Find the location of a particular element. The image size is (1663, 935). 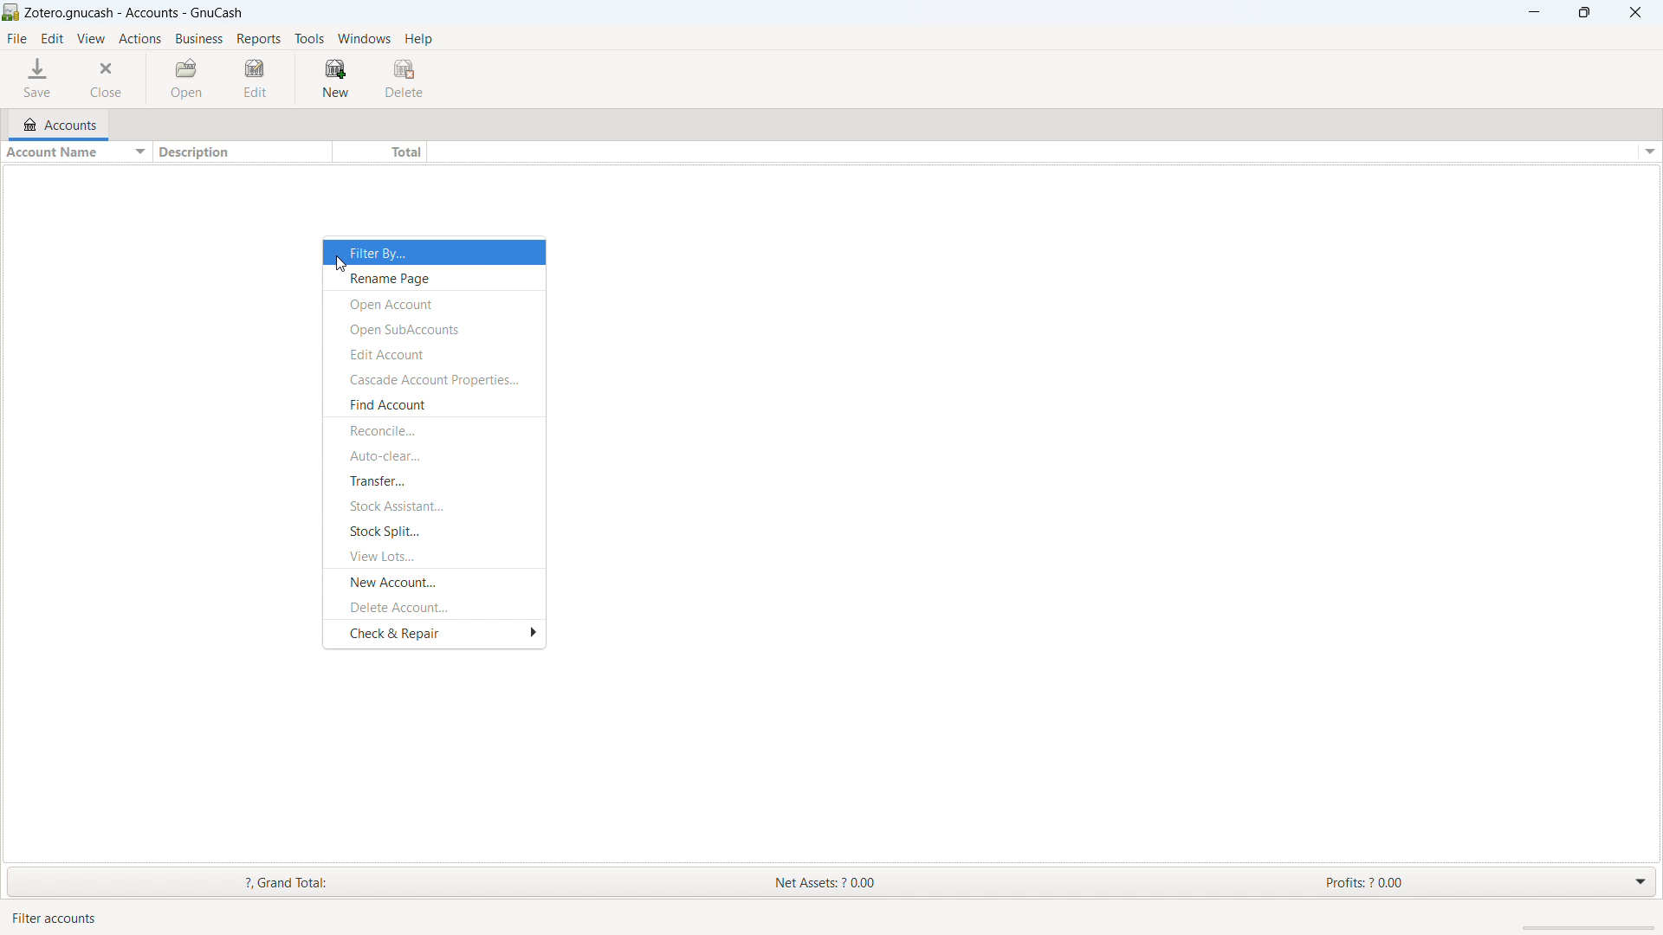

new is located at coordinates (333, 77).